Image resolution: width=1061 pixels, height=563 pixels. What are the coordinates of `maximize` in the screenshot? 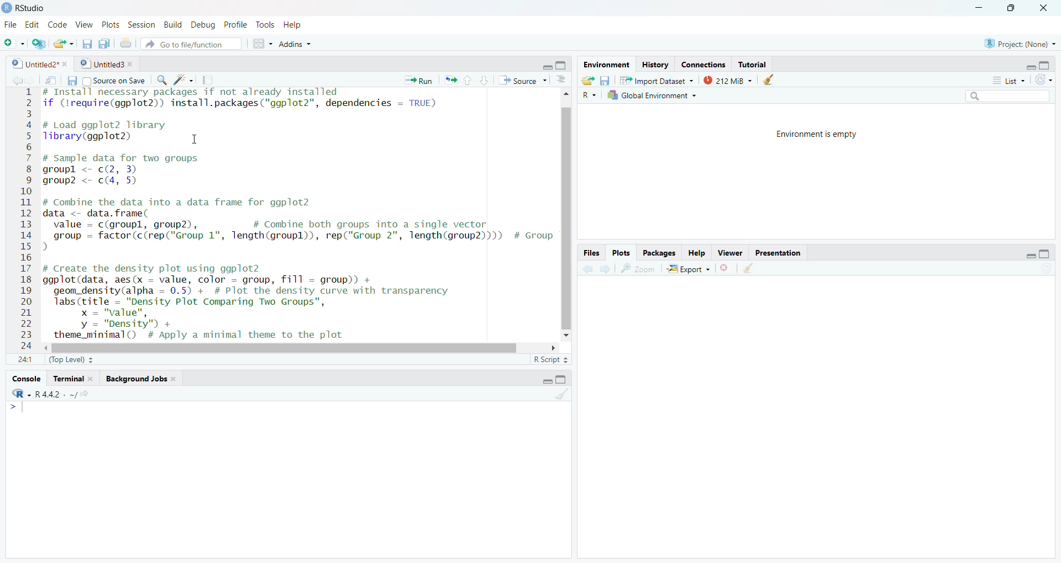 It's located at (1049, 66).